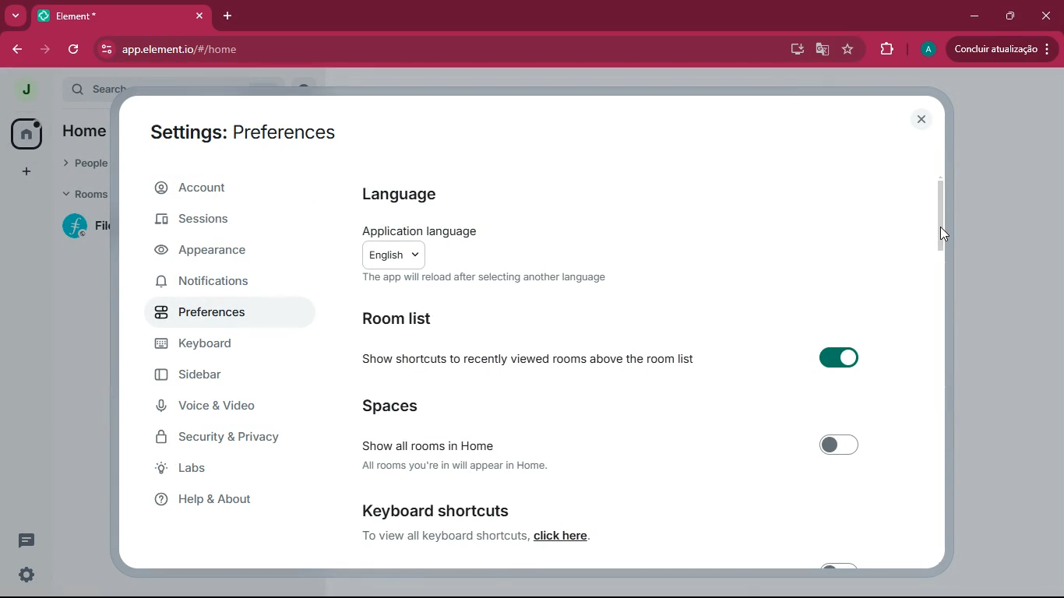 This screenshot has height=598, width=1064. Describe the element at coordinates (235, 469) in the screenshot. I see `labs` at that location.